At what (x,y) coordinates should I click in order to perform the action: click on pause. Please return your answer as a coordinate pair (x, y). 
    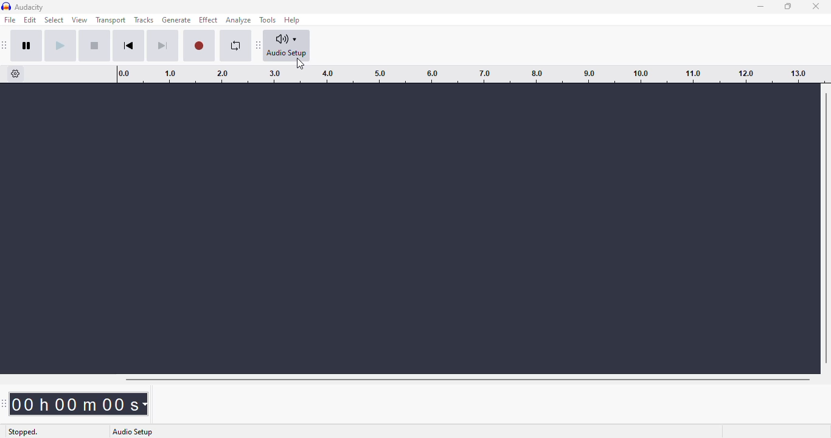
    Looking at the image, I should click on (27, 46).